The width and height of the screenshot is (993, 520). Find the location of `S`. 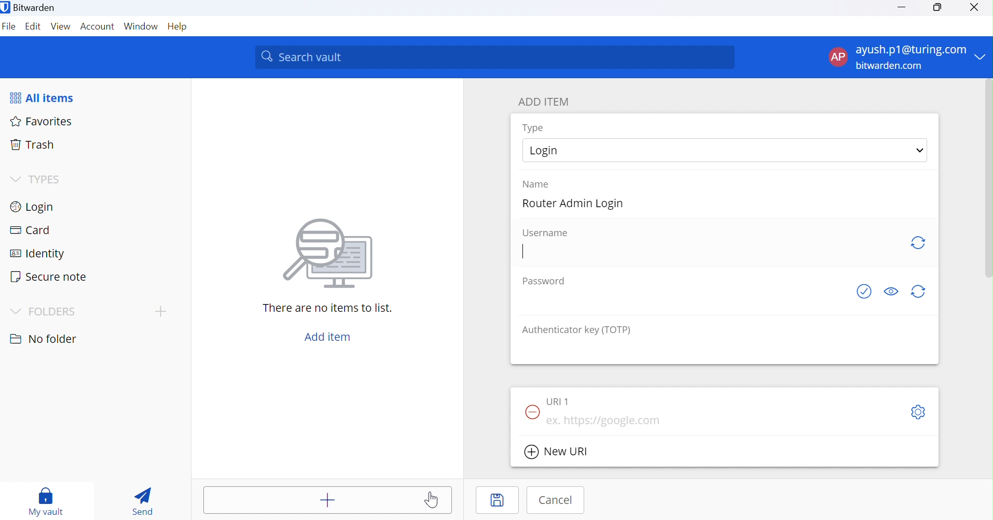

S is located at coordinates (917, 413).